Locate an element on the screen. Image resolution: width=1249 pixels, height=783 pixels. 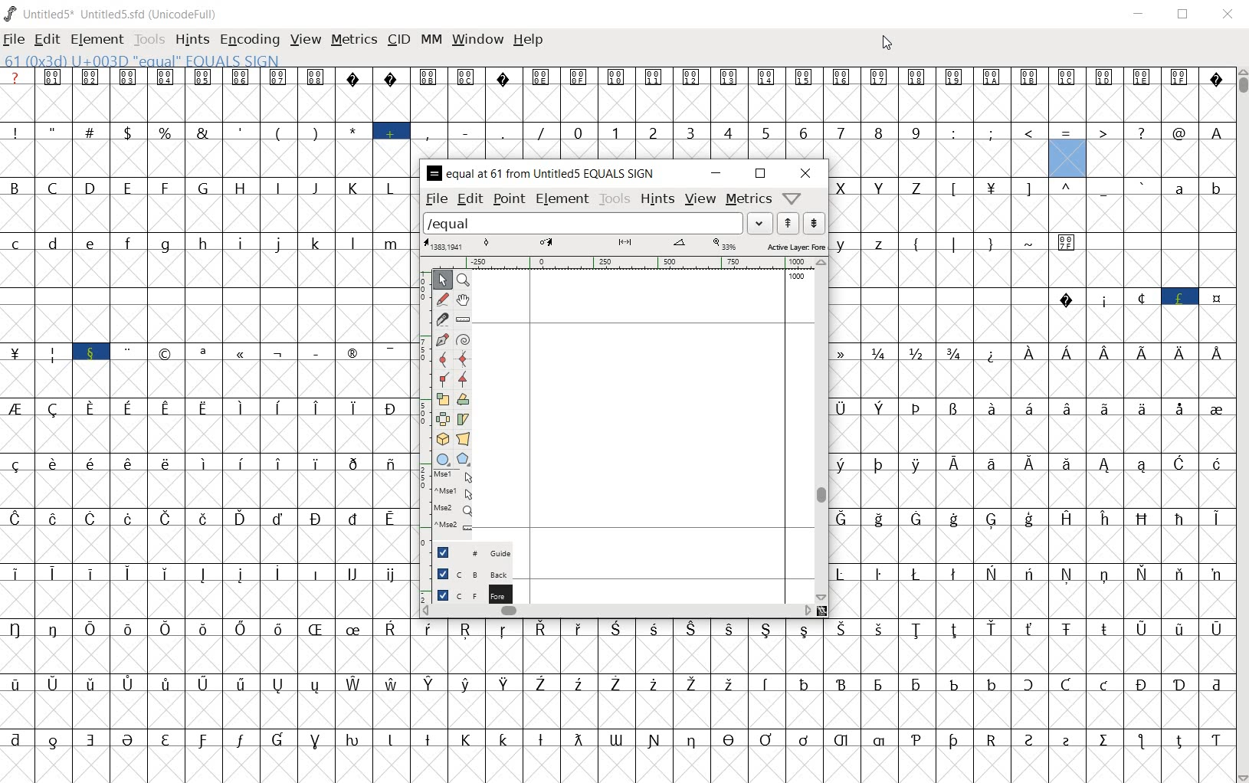
merge into selection is located at coordinates (585, 412).